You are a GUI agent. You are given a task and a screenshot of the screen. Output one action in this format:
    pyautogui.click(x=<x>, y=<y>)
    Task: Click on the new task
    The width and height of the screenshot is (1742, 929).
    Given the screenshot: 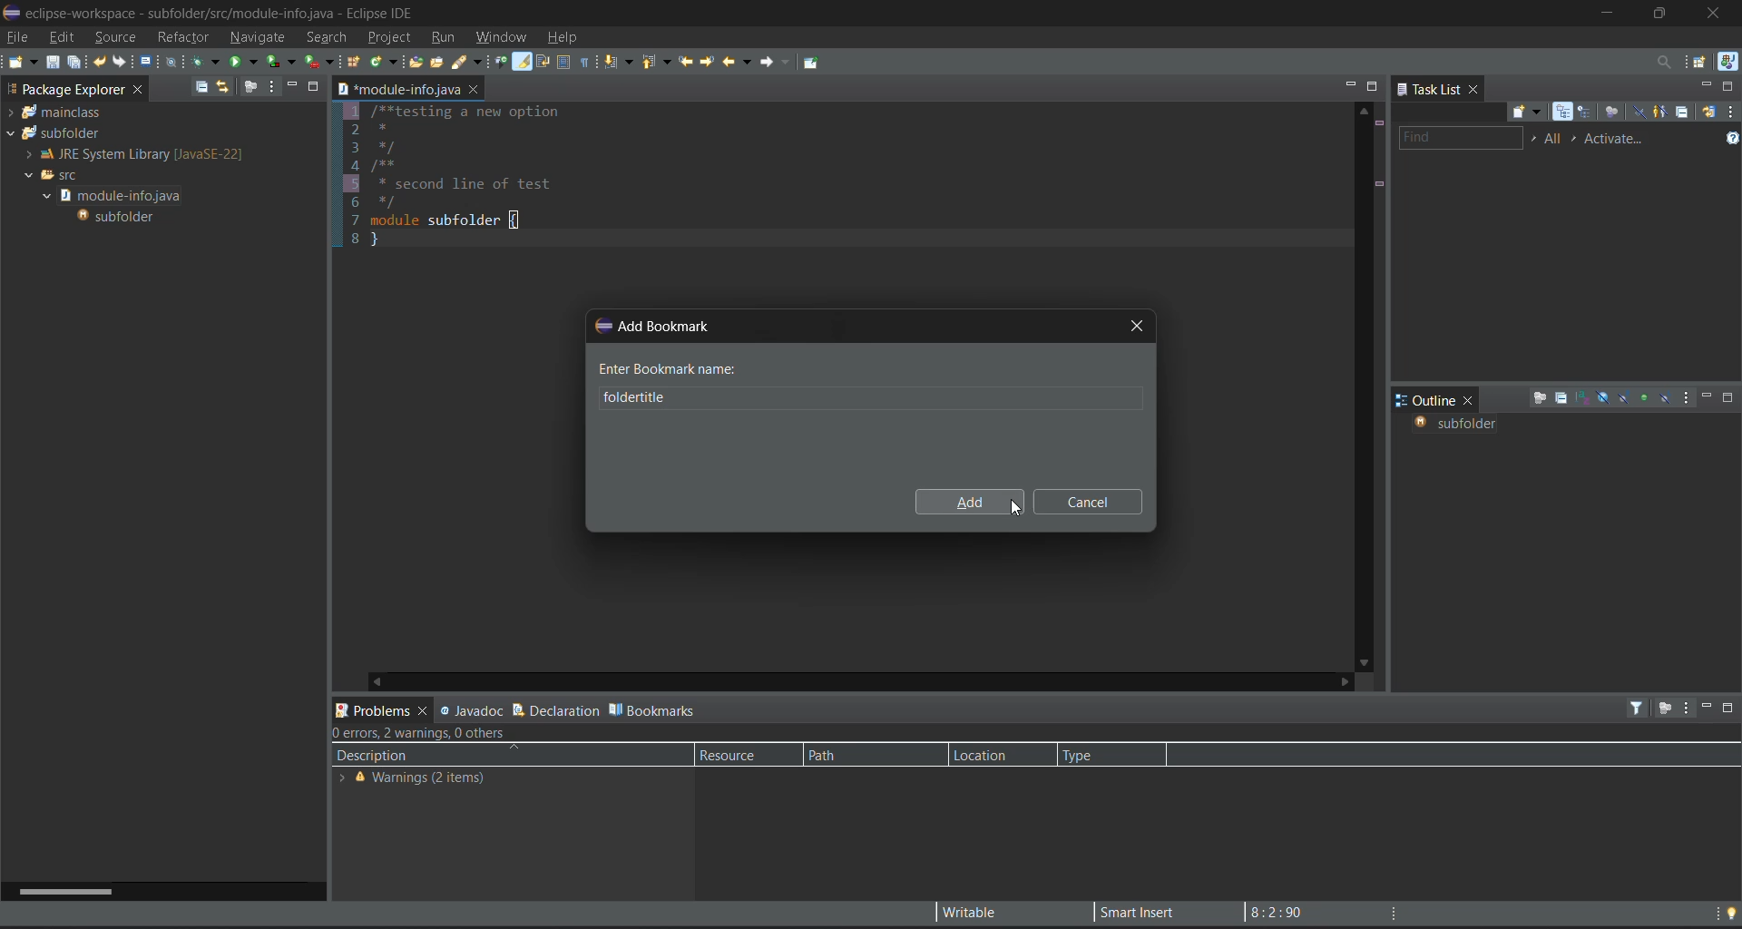 What is the action you would take?
    pyautogui.click(x=1529, y=112)
    